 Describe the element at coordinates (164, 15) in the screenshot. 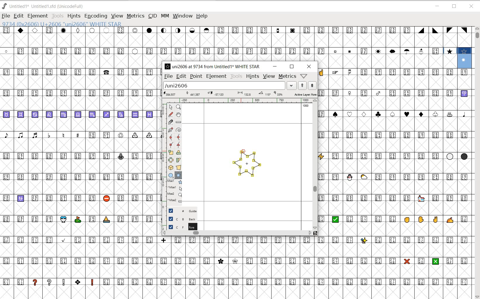

I see `MM` at that location.